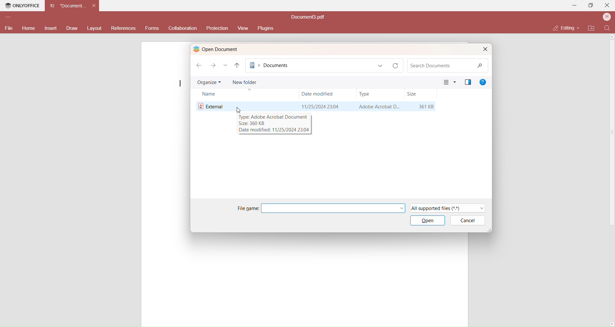 The width and height of the screenshot is (615, 327). I want to click on Close Tab, so click(94, 5).